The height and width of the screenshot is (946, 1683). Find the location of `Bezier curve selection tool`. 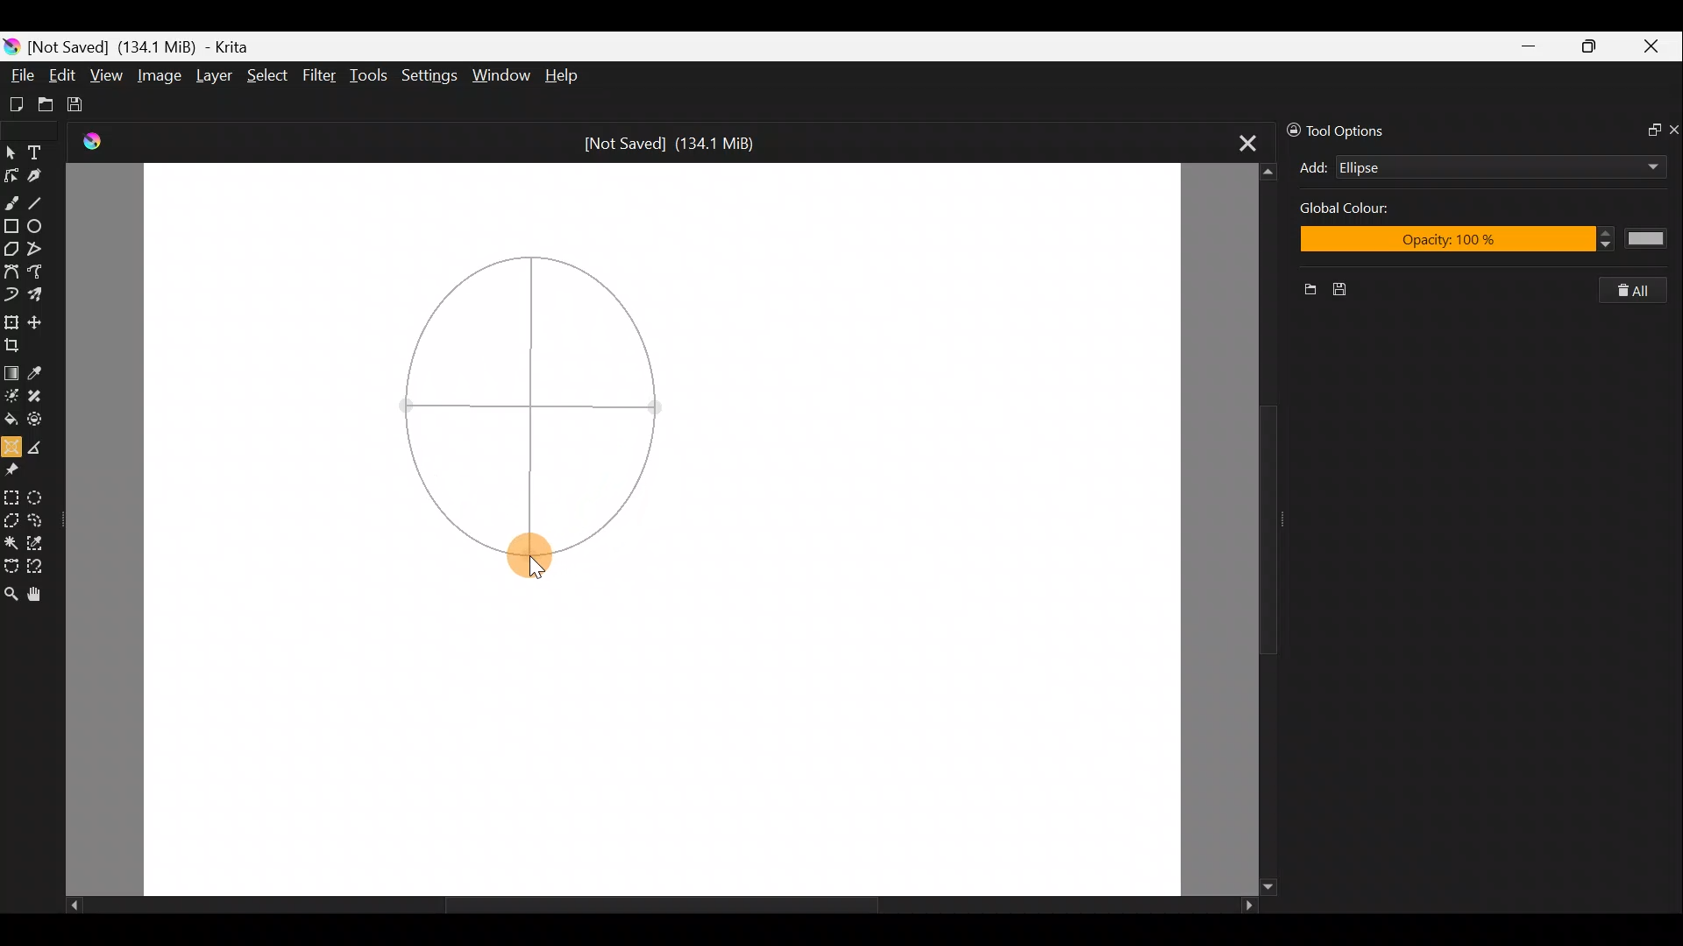

Bezier curve selection tool is located at coordinates (11, 568).